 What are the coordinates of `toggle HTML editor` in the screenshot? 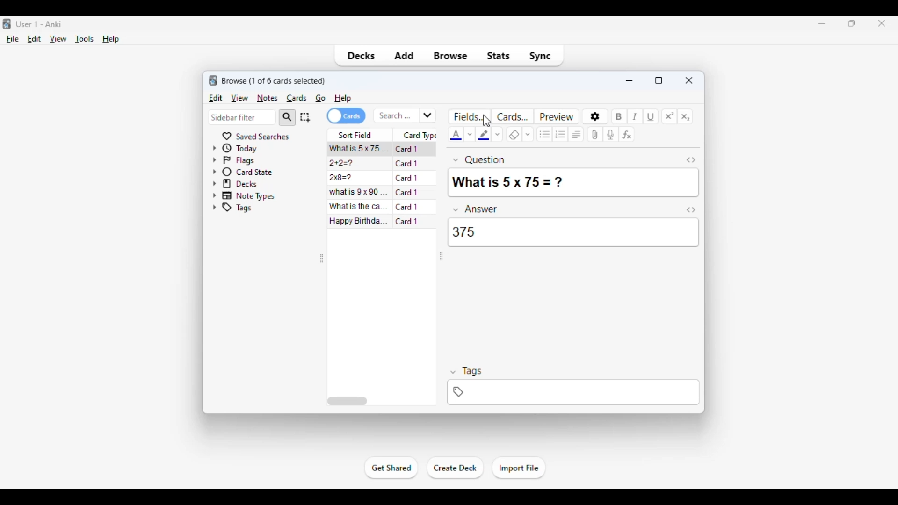 It's located at (691, 159).